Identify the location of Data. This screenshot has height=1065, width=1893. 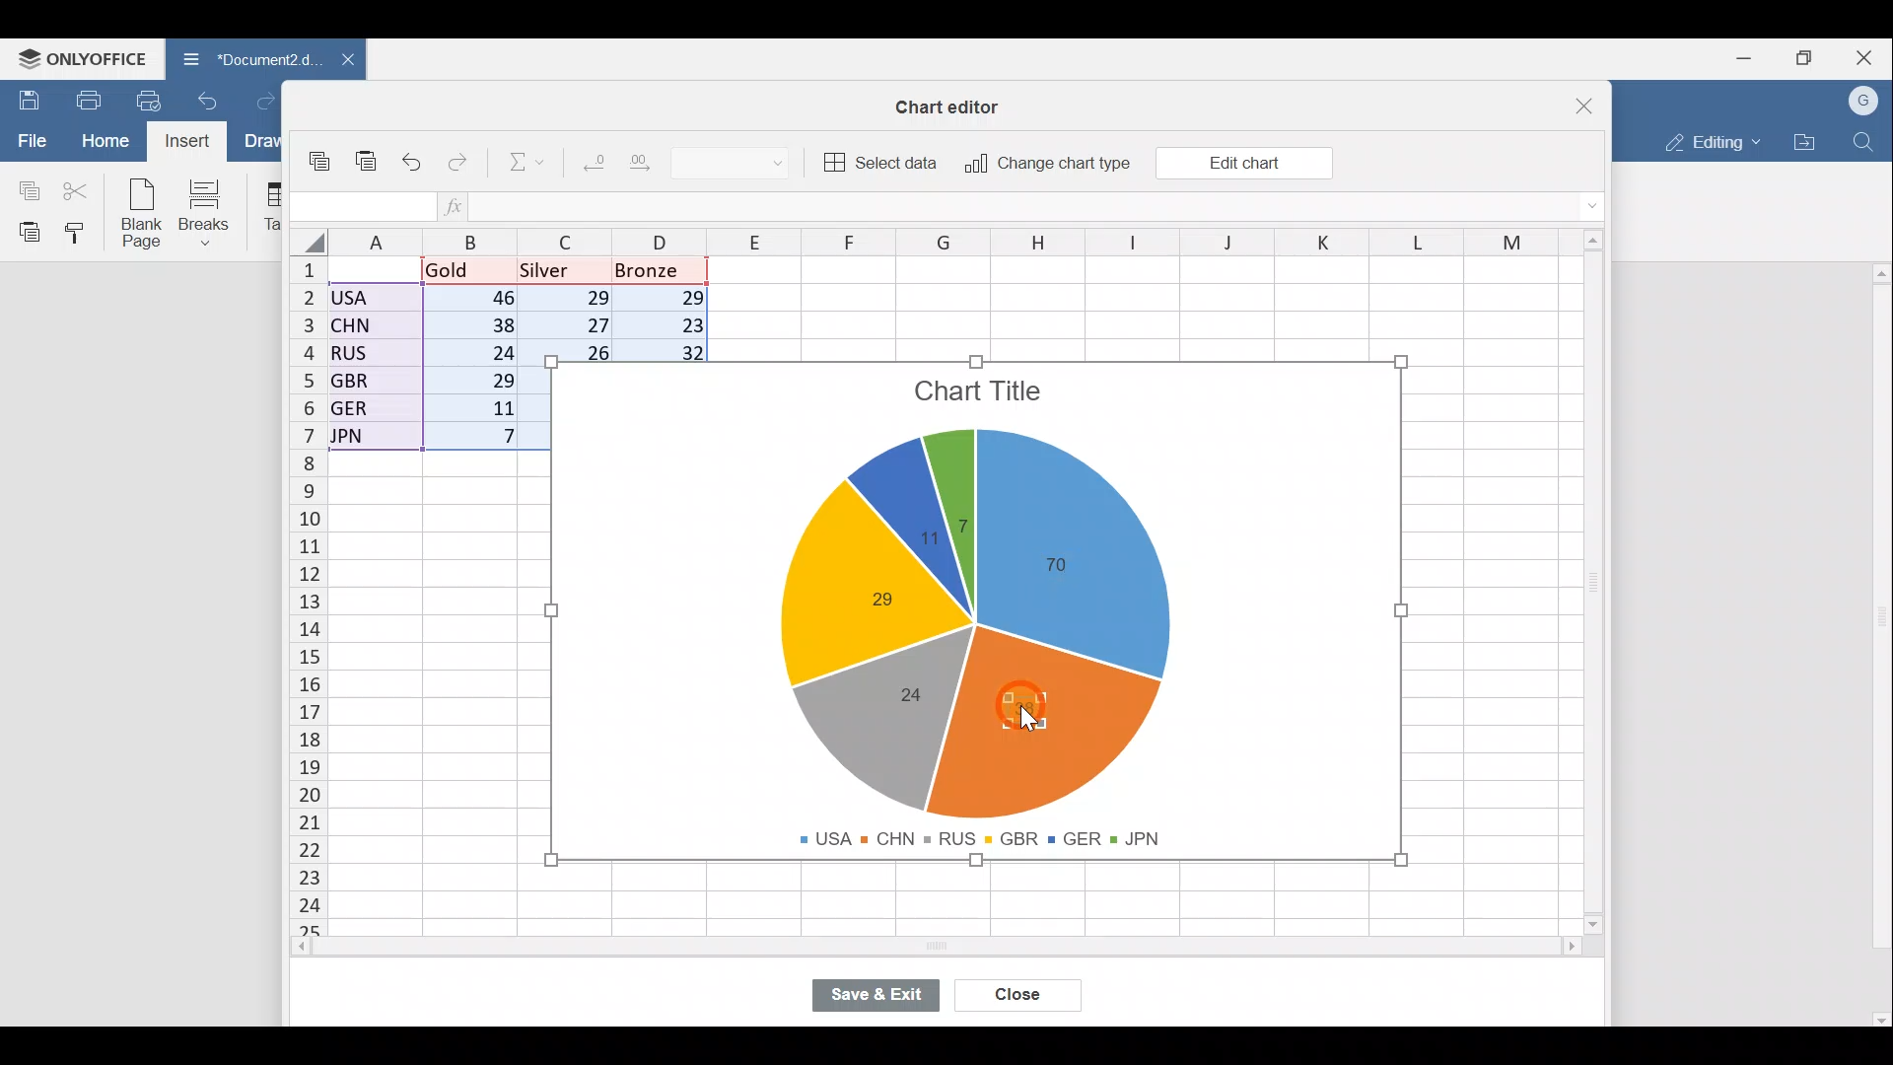
(410, 354).